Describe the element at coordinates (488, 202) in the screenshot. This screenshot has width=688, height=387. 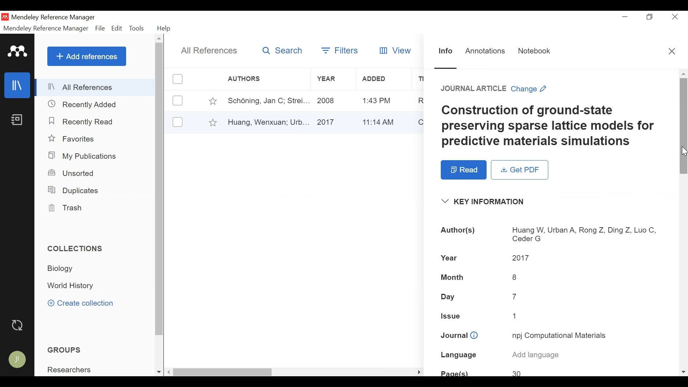
I see `Show/Hide Key Information` at that location.